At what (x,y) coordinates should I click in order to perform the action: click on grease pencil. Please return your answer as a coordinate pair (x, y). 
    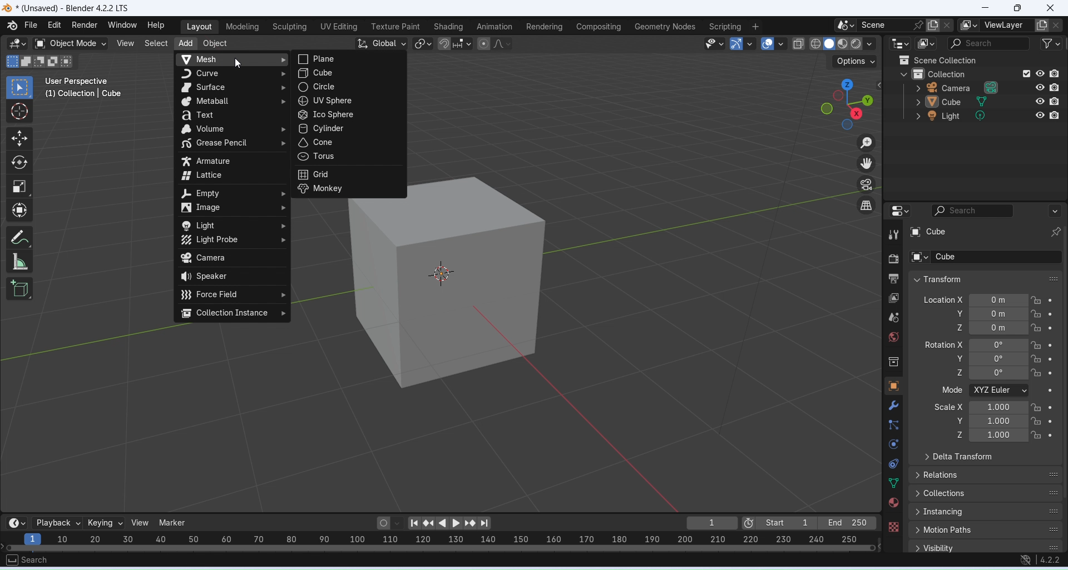
    Looking at the image, I should click on (233, 143).